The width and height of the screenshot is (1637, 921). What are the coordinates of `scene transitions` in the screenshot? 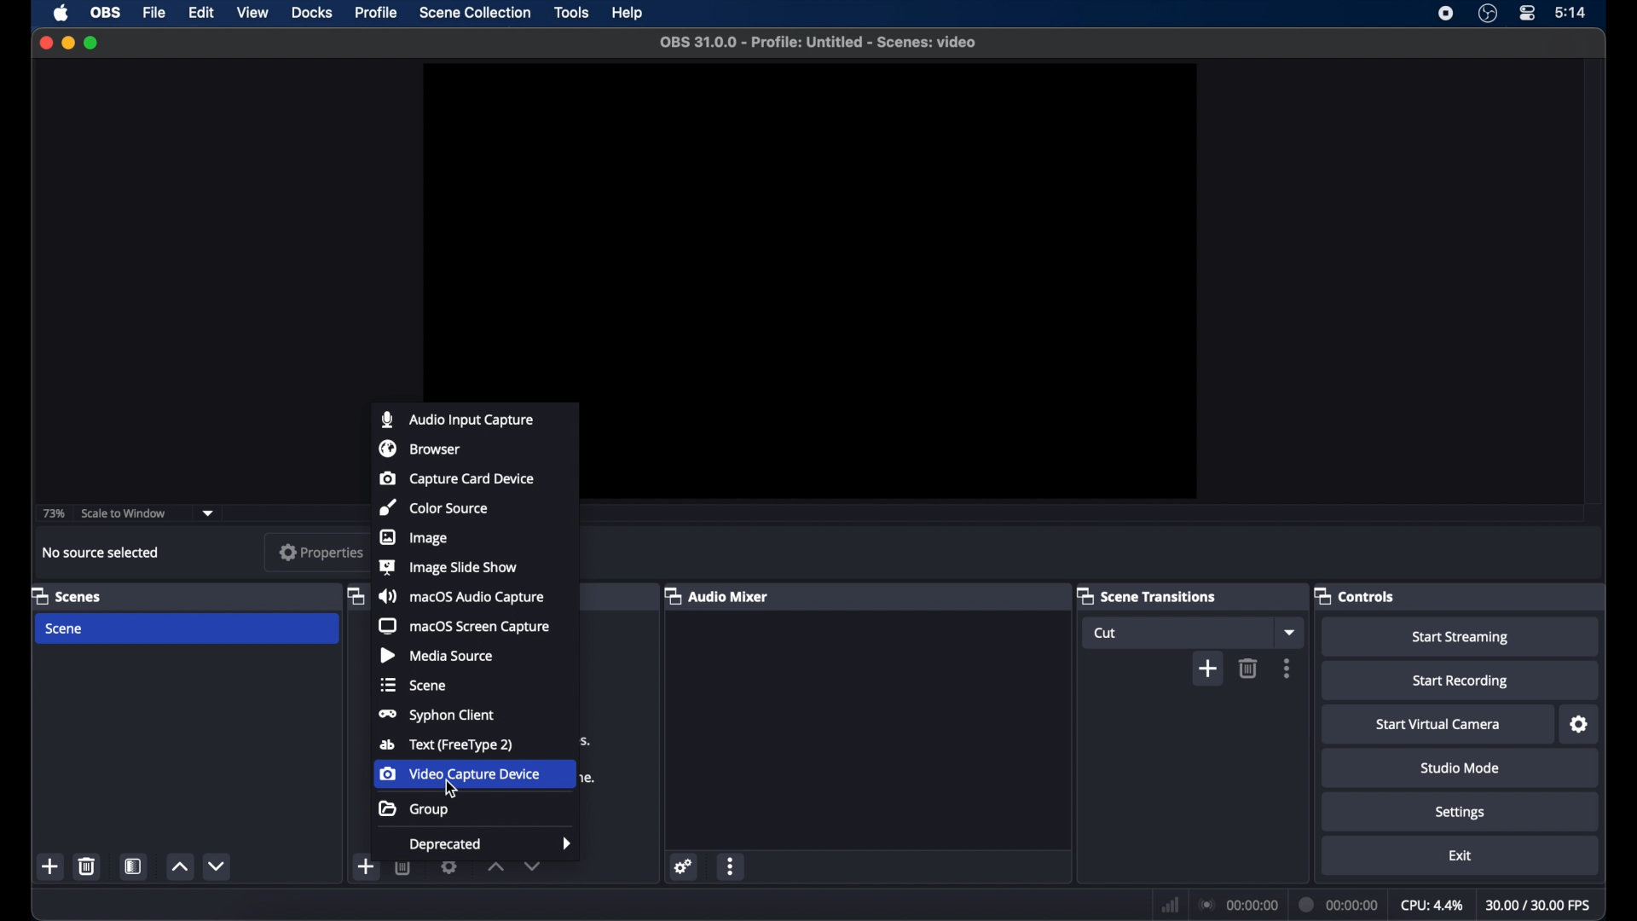 It's located at (1146, 595).